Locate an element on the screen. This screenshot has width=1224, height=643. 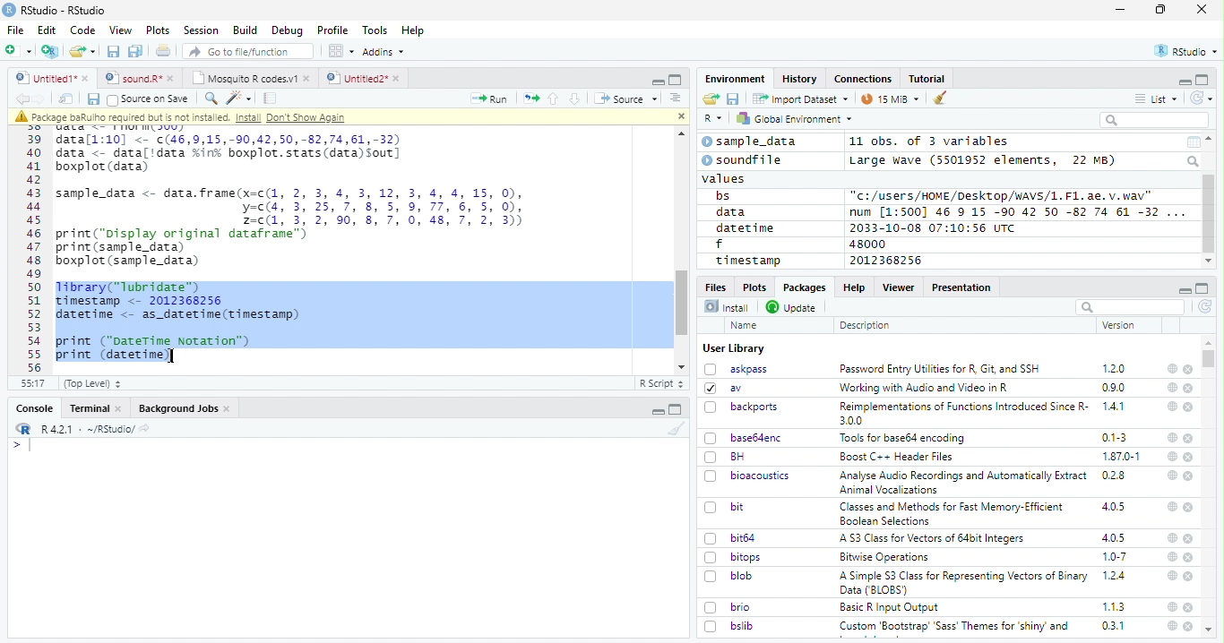
Mosquito R codes.v1 is located at coordinates (250, 78).